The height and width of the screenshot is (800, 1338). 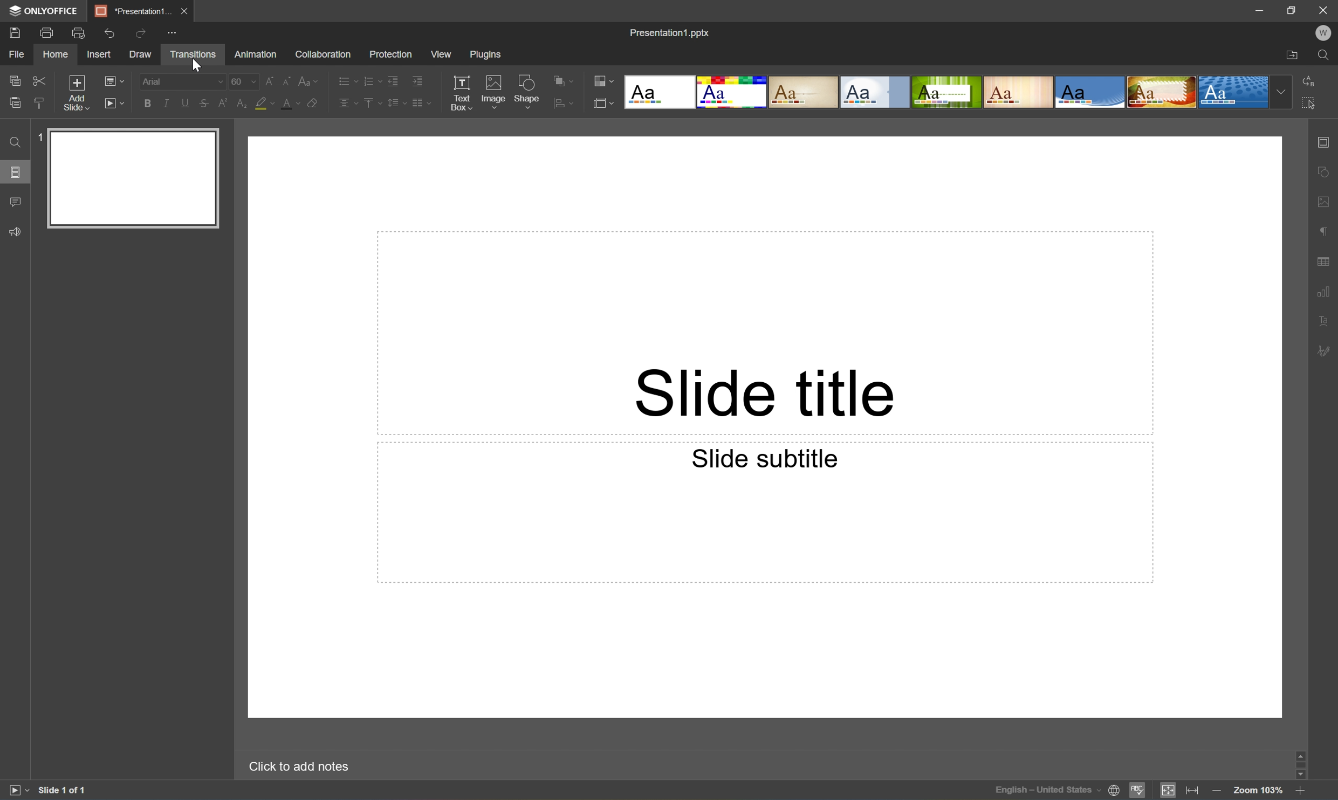 I want to click on Subscript, so click(x=241, y=103).